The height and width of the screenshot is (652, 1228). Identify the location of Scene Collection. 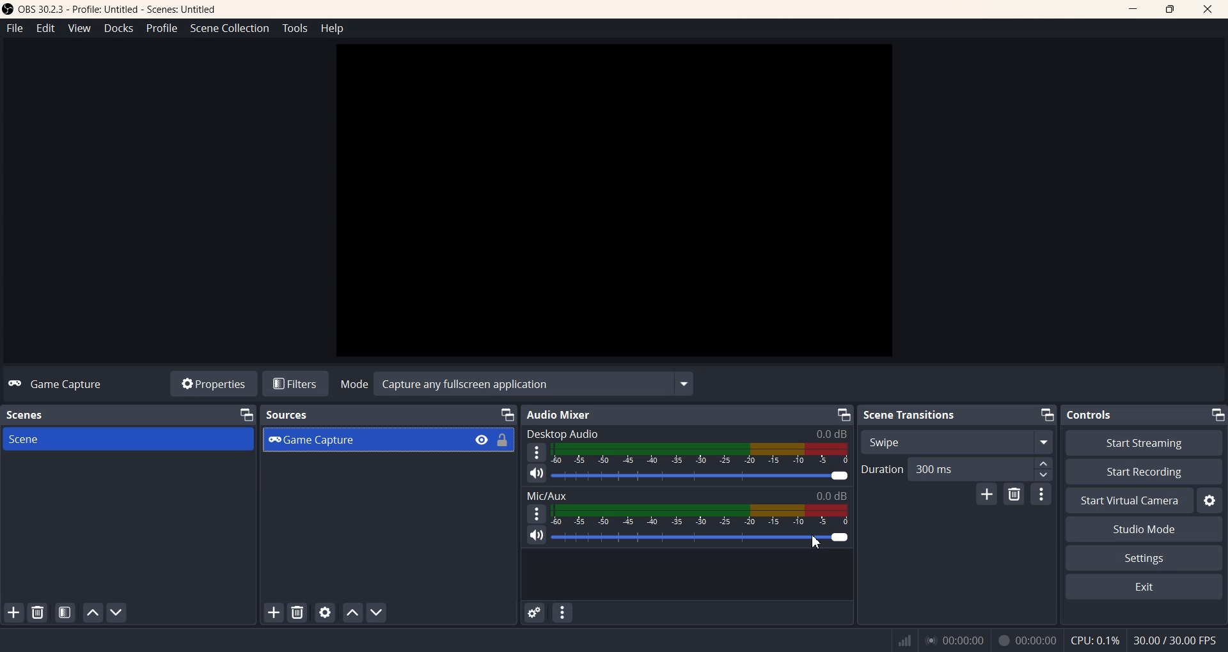
(230, 29).